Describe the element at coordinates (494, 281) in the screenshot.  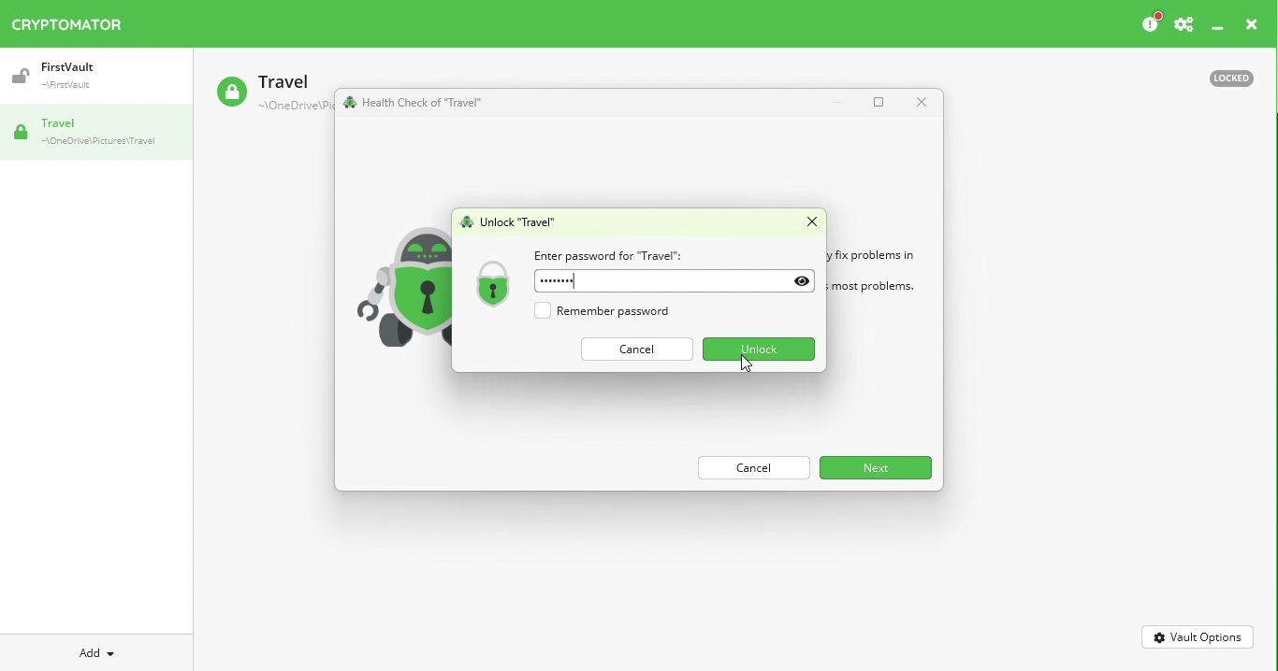
I see `locked padlock` at that location.